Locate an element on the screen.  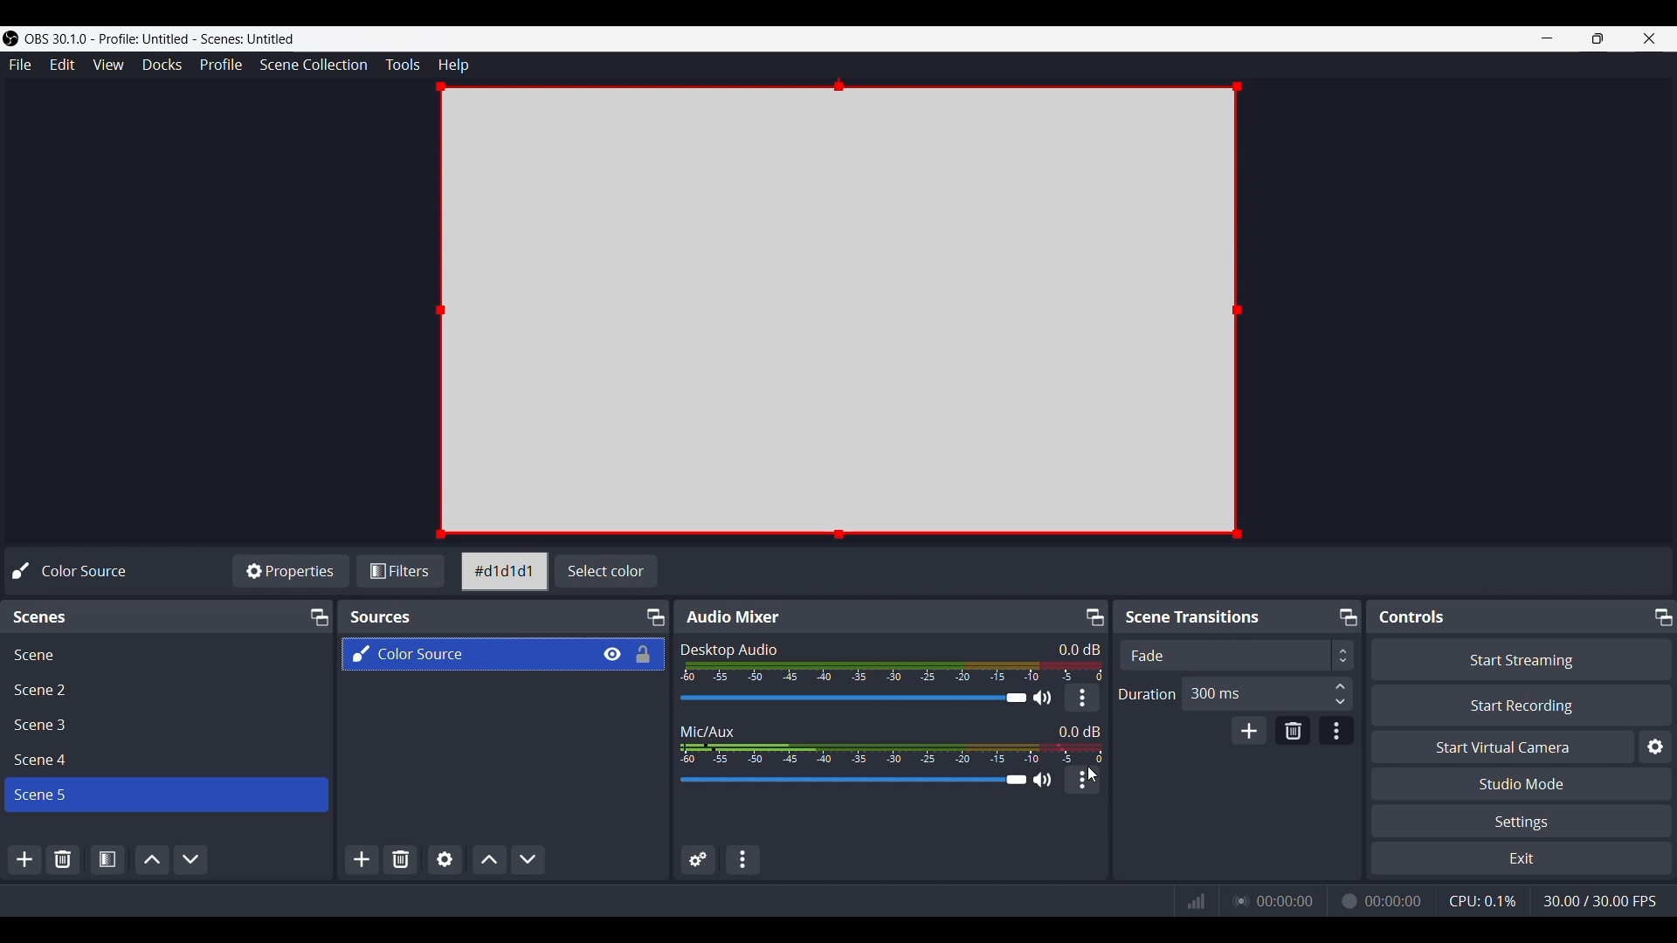
Text is located at coordinates (728, 649).